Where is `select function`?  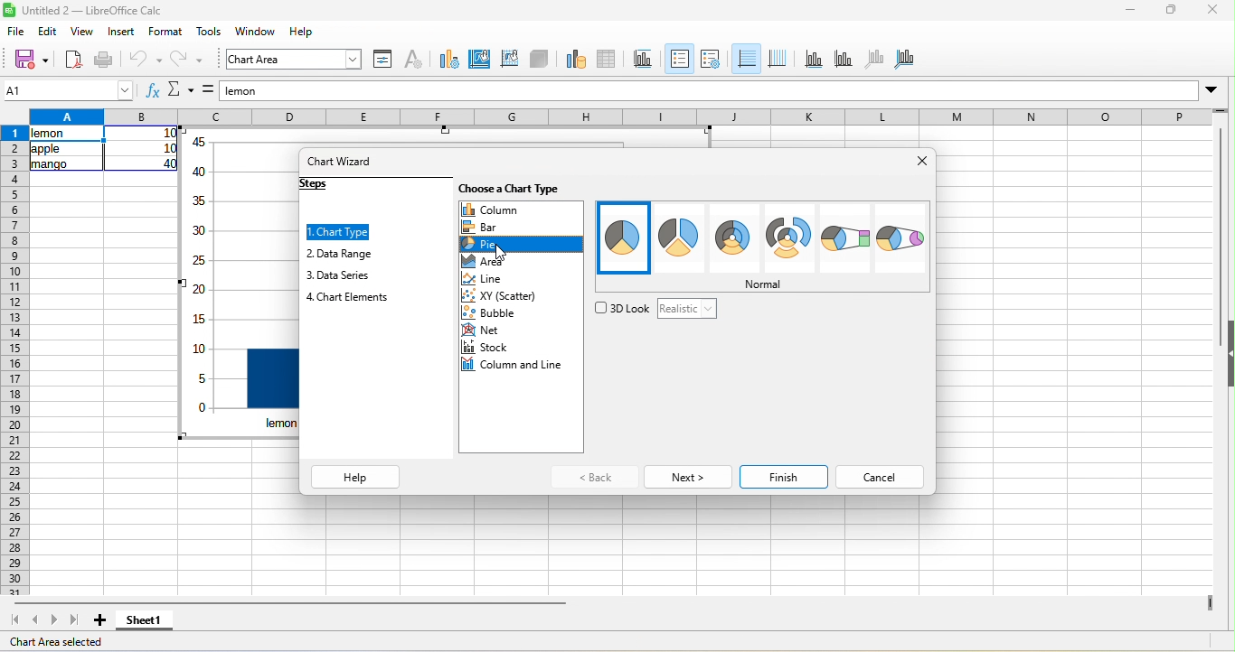 select function is located at coordinates (183, 91).